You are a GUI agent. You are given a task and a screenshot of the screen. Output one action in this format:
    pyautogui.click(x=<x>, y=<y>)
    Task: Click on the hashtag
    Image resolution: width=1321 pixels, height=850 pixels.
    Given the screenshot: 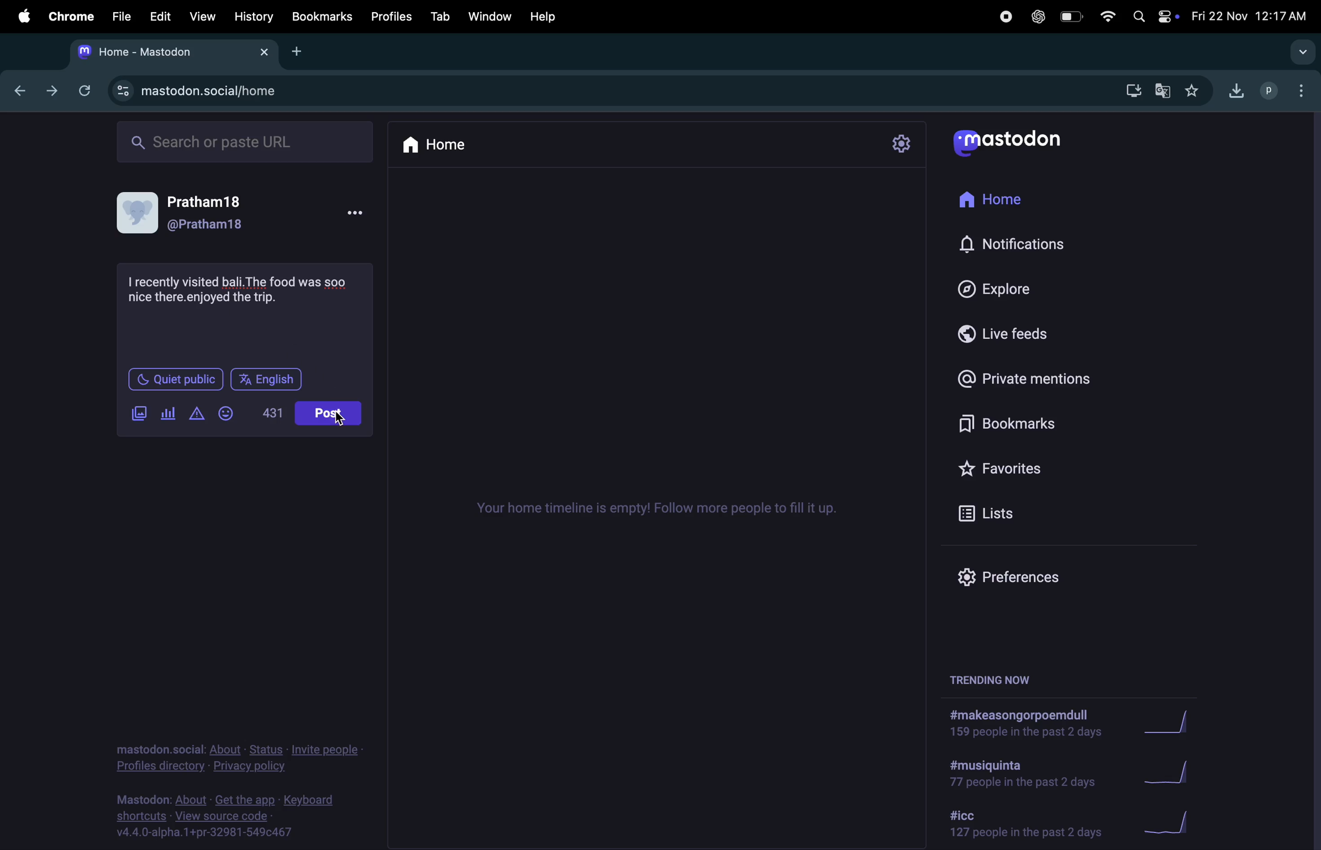 What is the action you would take?
    pyautogui.click(x=1023, y=824)
    